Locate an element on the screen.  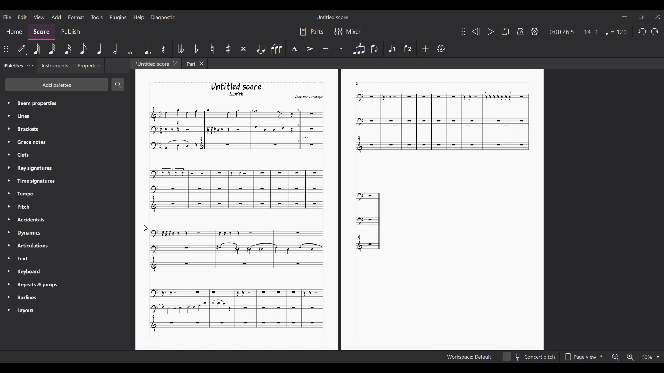
Parts settings is located at coordinates (312, 31).